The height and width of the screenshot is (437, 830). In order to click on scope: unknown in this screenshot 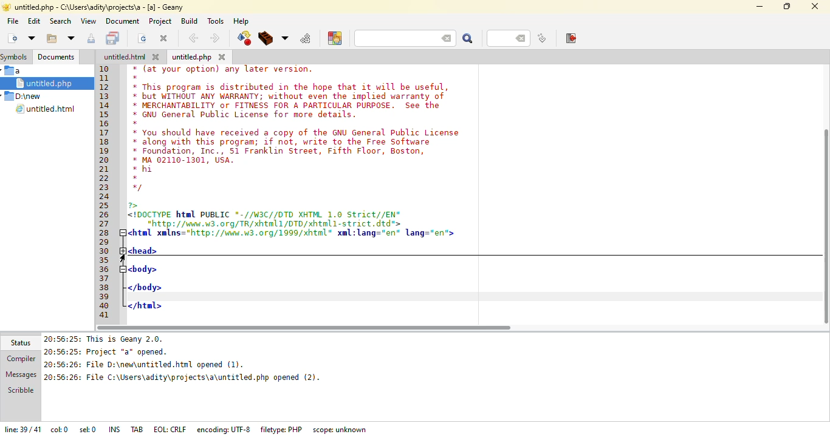, I will do `click(343, 430)`.